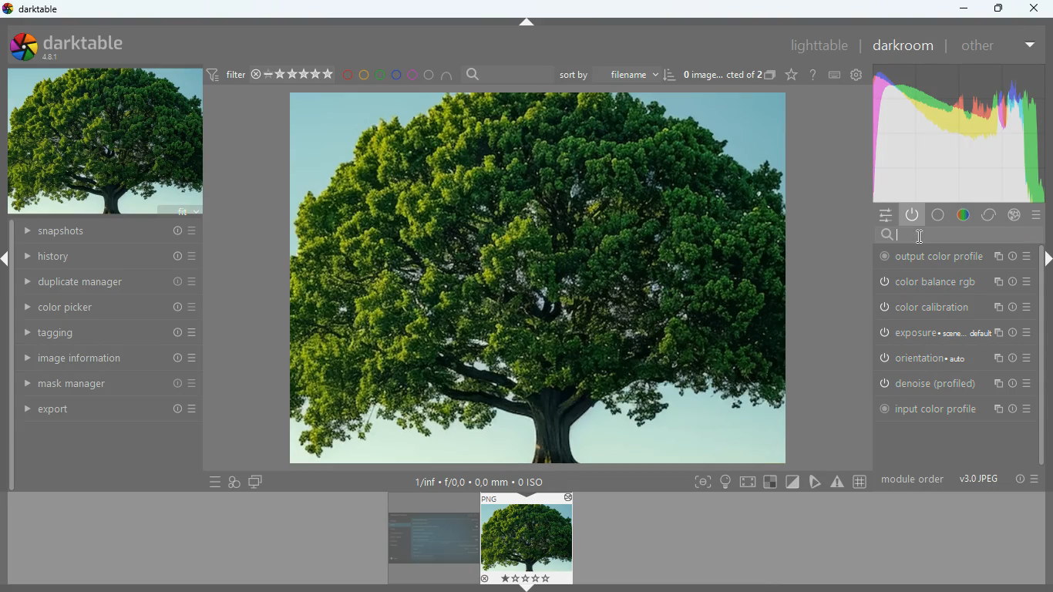 This screenshot has height=592, width=1053. Describe the element at coordinates (722, 75) in the screenshot. I see `image name` at that location.